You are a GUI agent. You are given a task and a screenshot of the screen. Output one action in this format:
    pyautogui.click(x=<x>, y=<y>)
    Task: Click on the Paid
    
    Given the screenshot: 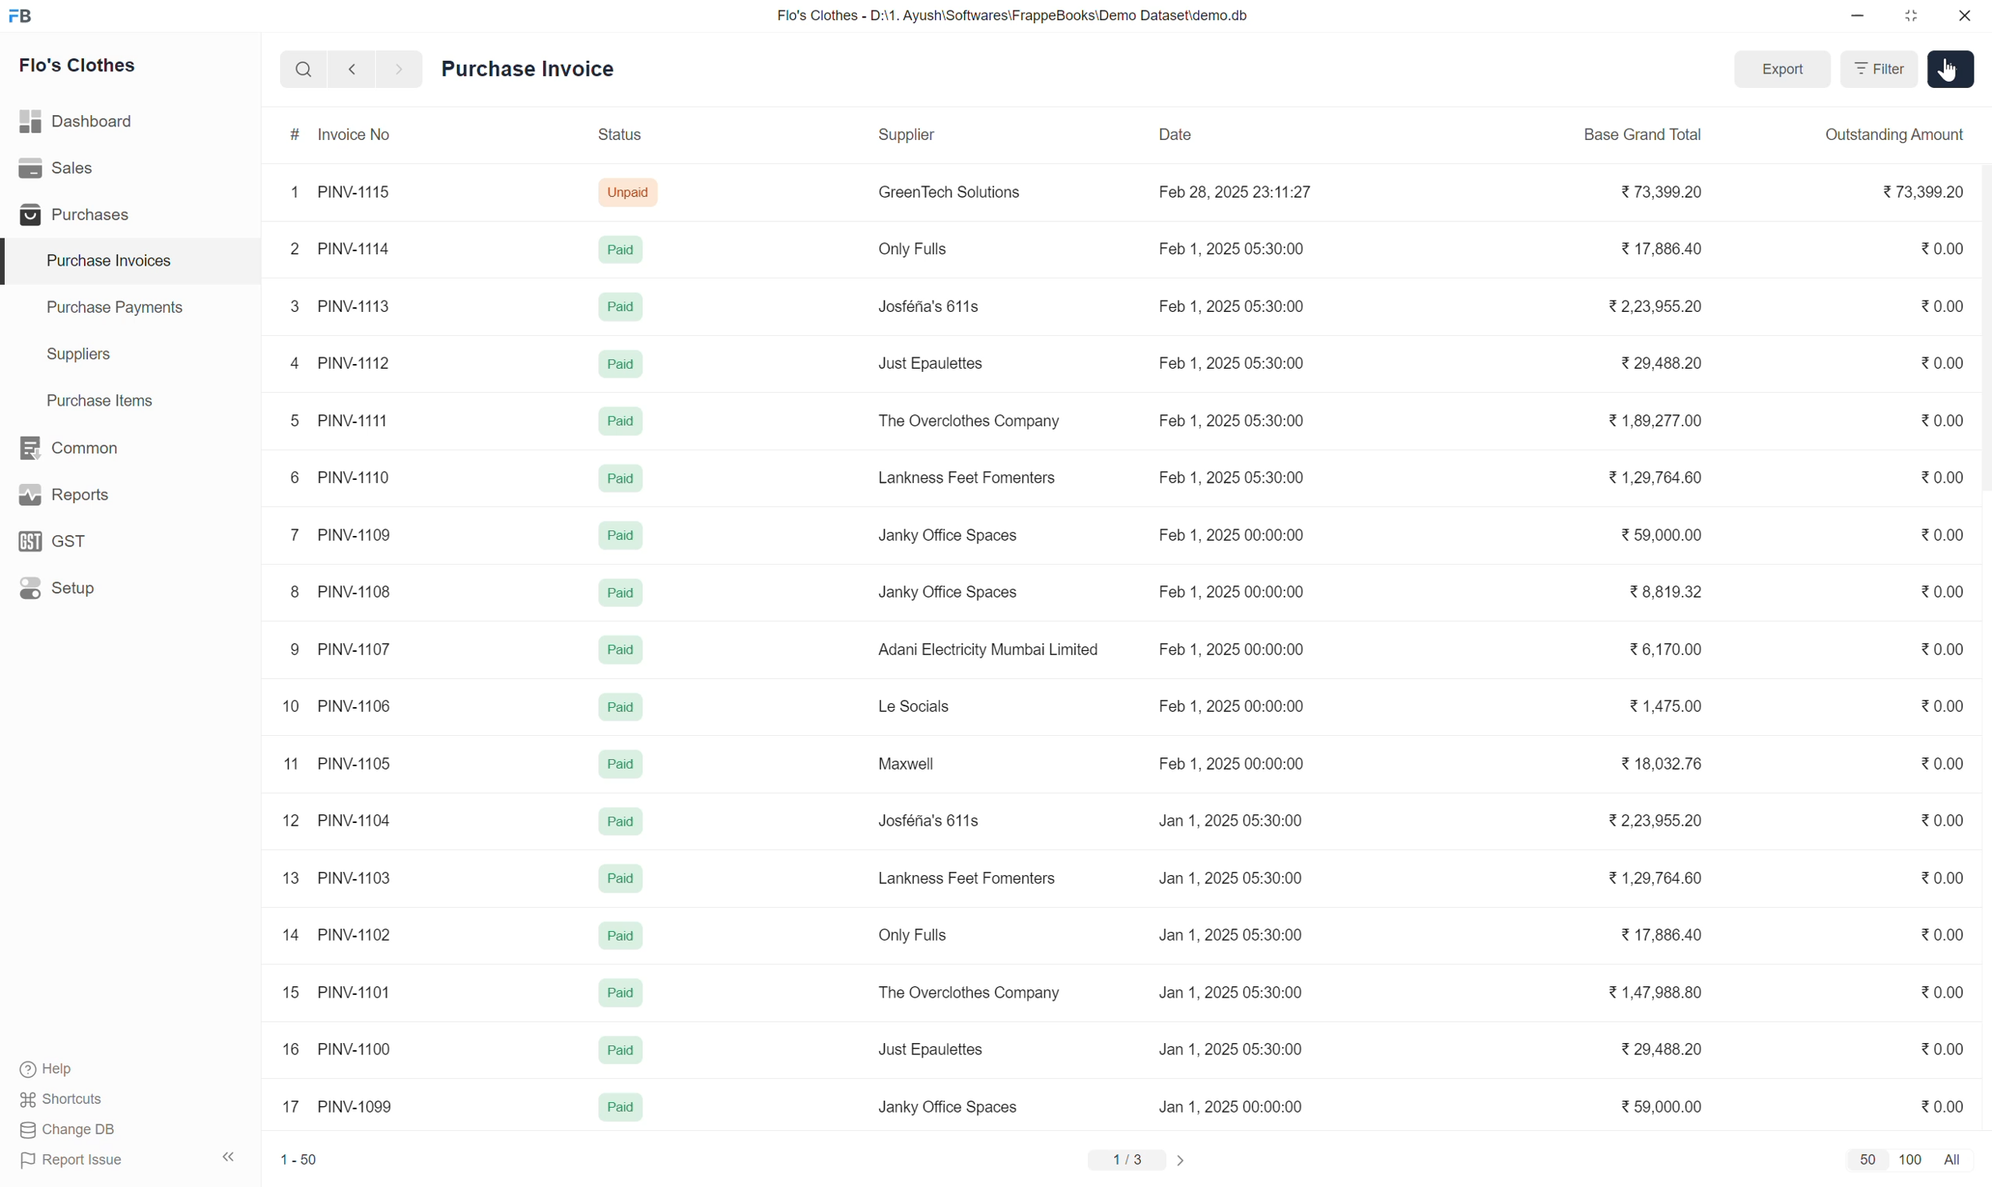 What is the action you would take?
    pyautogui.click(x=616, y=997)
    